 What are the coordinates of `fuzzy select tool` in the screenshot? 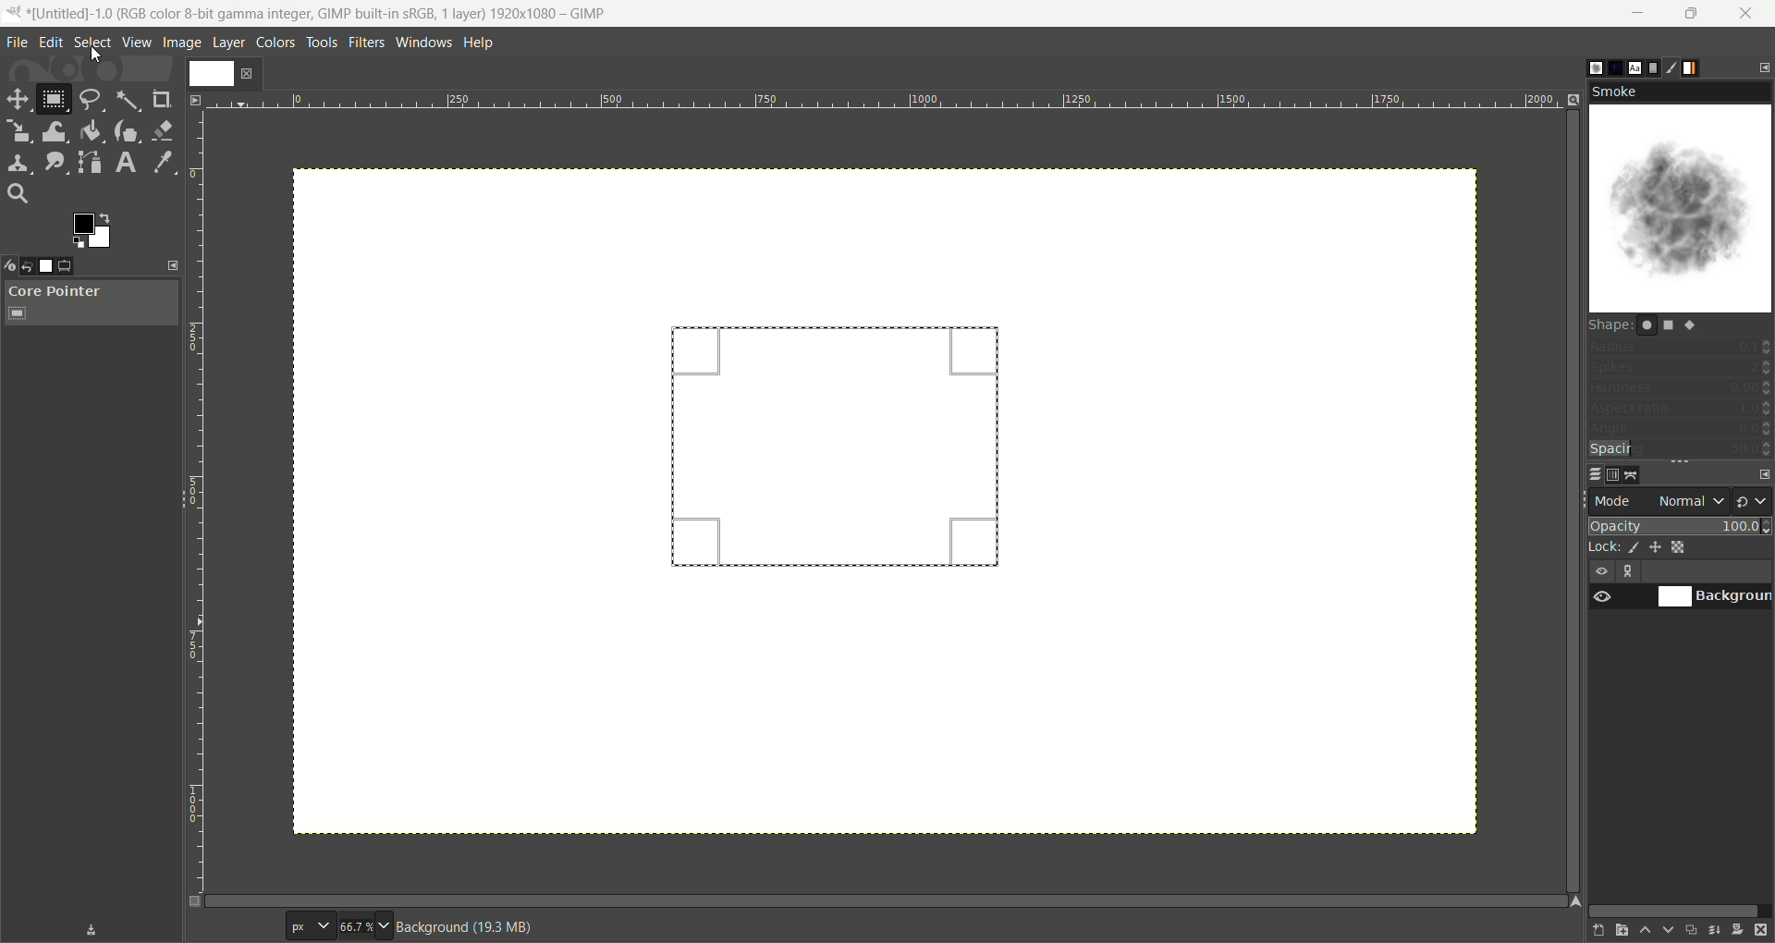 It's located at (129, 102).